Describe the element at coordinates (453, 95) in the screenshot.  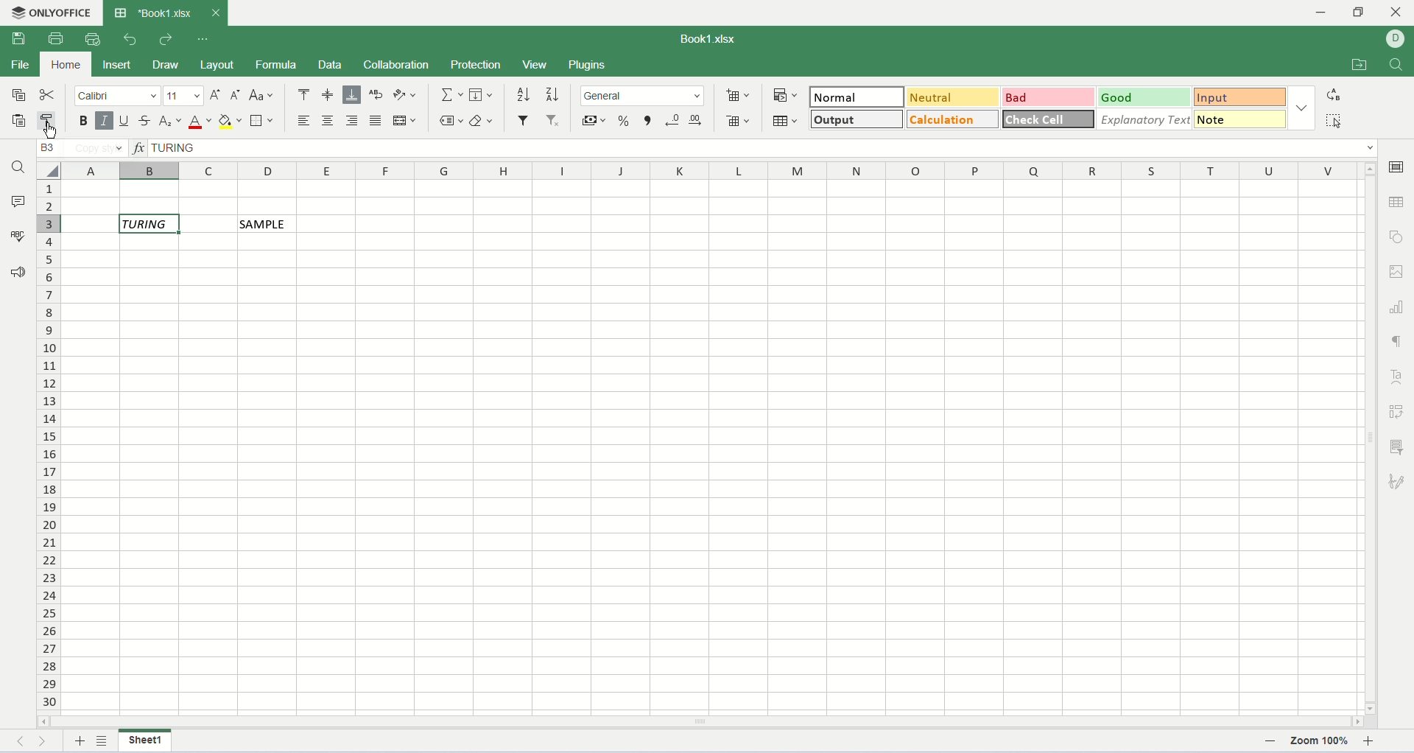
I see `summation` at that location.